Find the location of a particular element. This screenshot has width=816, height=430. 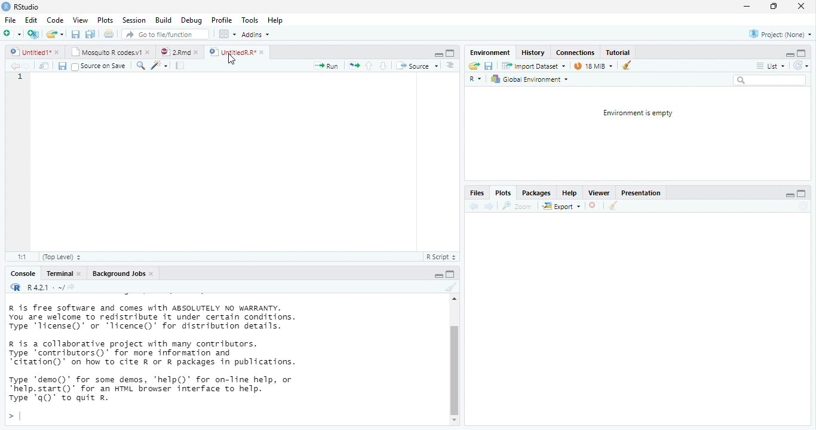

show in window is located at coordinates (45, 66).